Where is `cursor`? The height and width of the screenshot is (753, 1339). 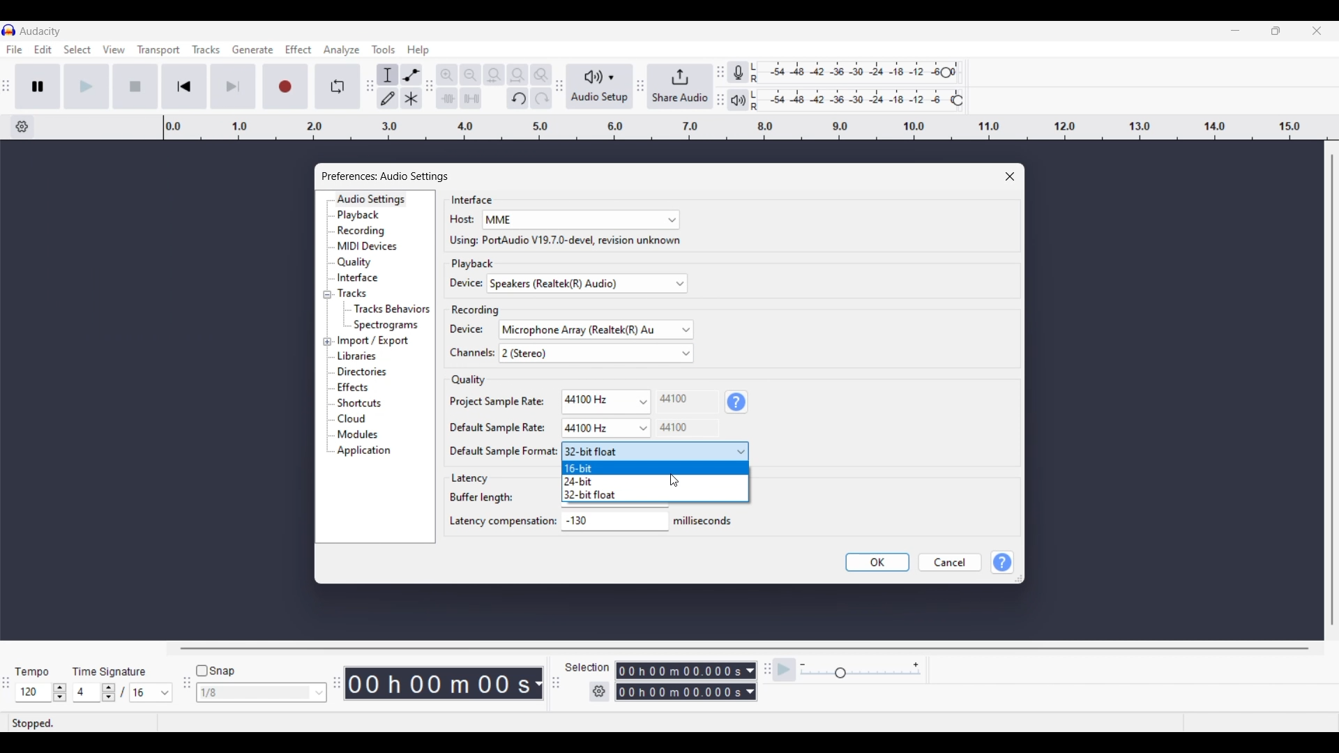 cursor is located at coordinates (678, 482).